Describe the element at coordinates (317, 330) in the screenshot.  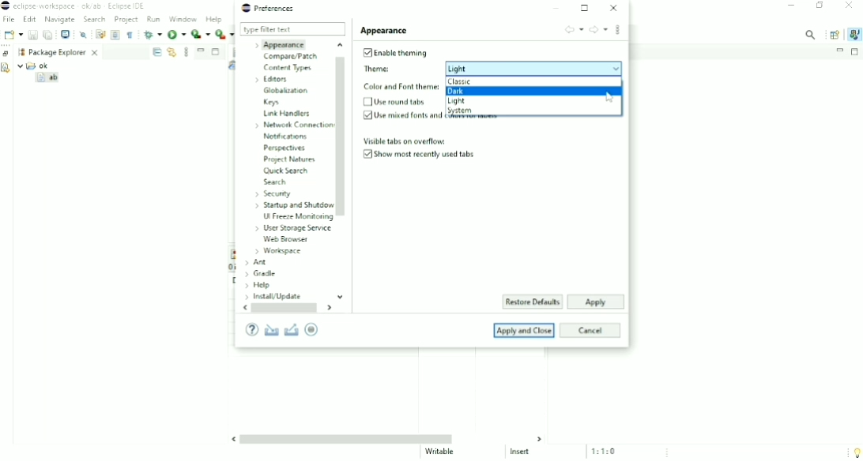
I see `Oomph preference recorder` at that location.